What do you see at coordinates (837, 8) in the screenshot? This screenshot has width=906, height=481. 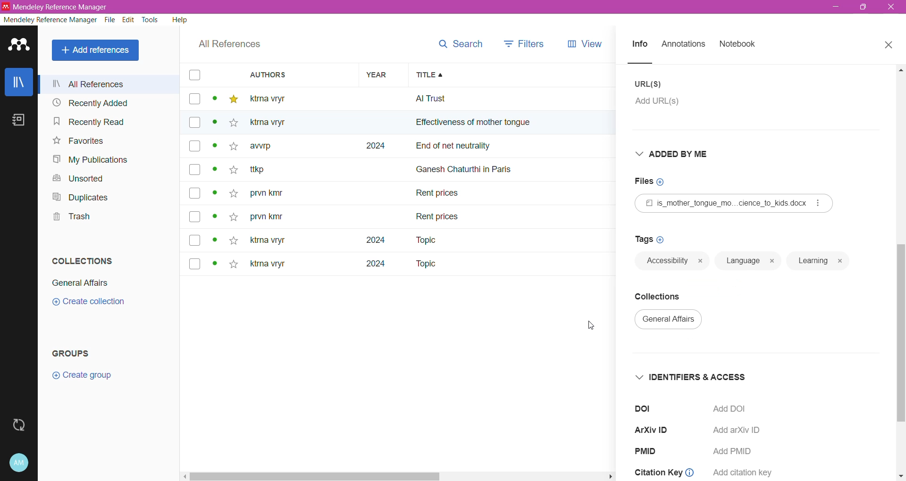 I see `minimize` at bounding box center [837, 8].